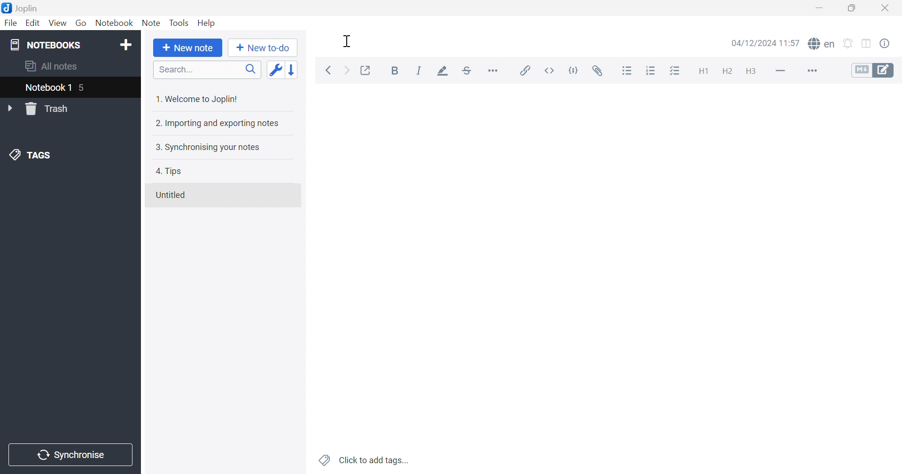 This screenshot has height=474, width=902. I want to click on 4. Tips, so click(171, 171).